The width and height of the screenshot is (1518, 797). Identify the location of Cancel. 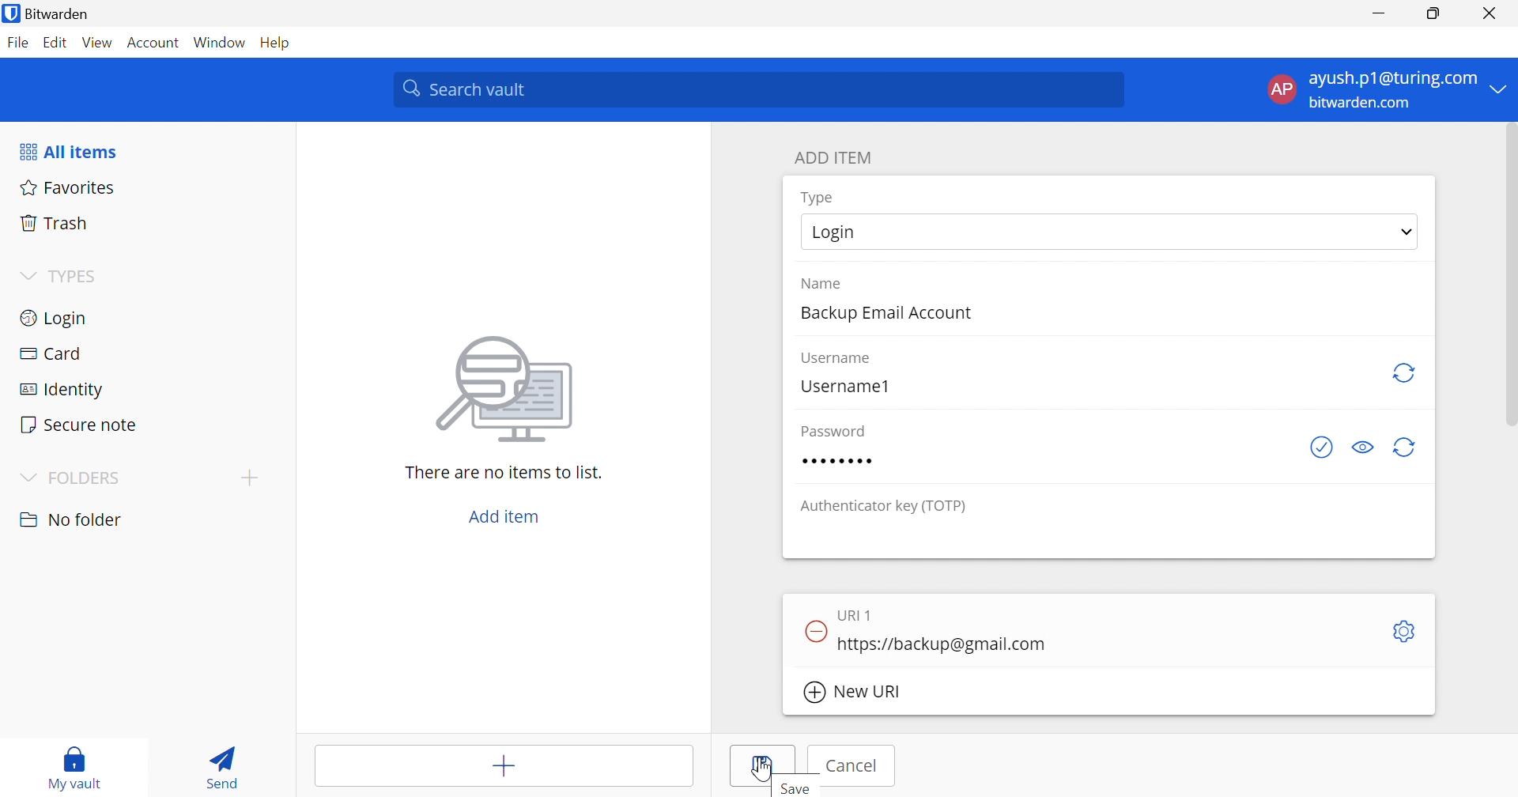
(855, 765).